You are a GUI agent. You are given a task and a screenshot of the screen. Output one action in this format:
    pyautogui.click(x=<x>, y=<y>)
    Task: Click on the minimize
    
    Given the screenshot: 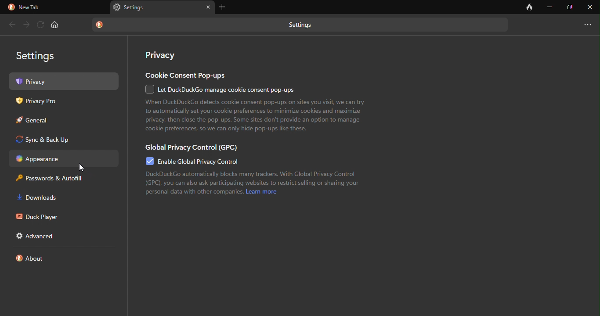 What is the action you would take?
    pyautogui.click(x=550, y=6)
    